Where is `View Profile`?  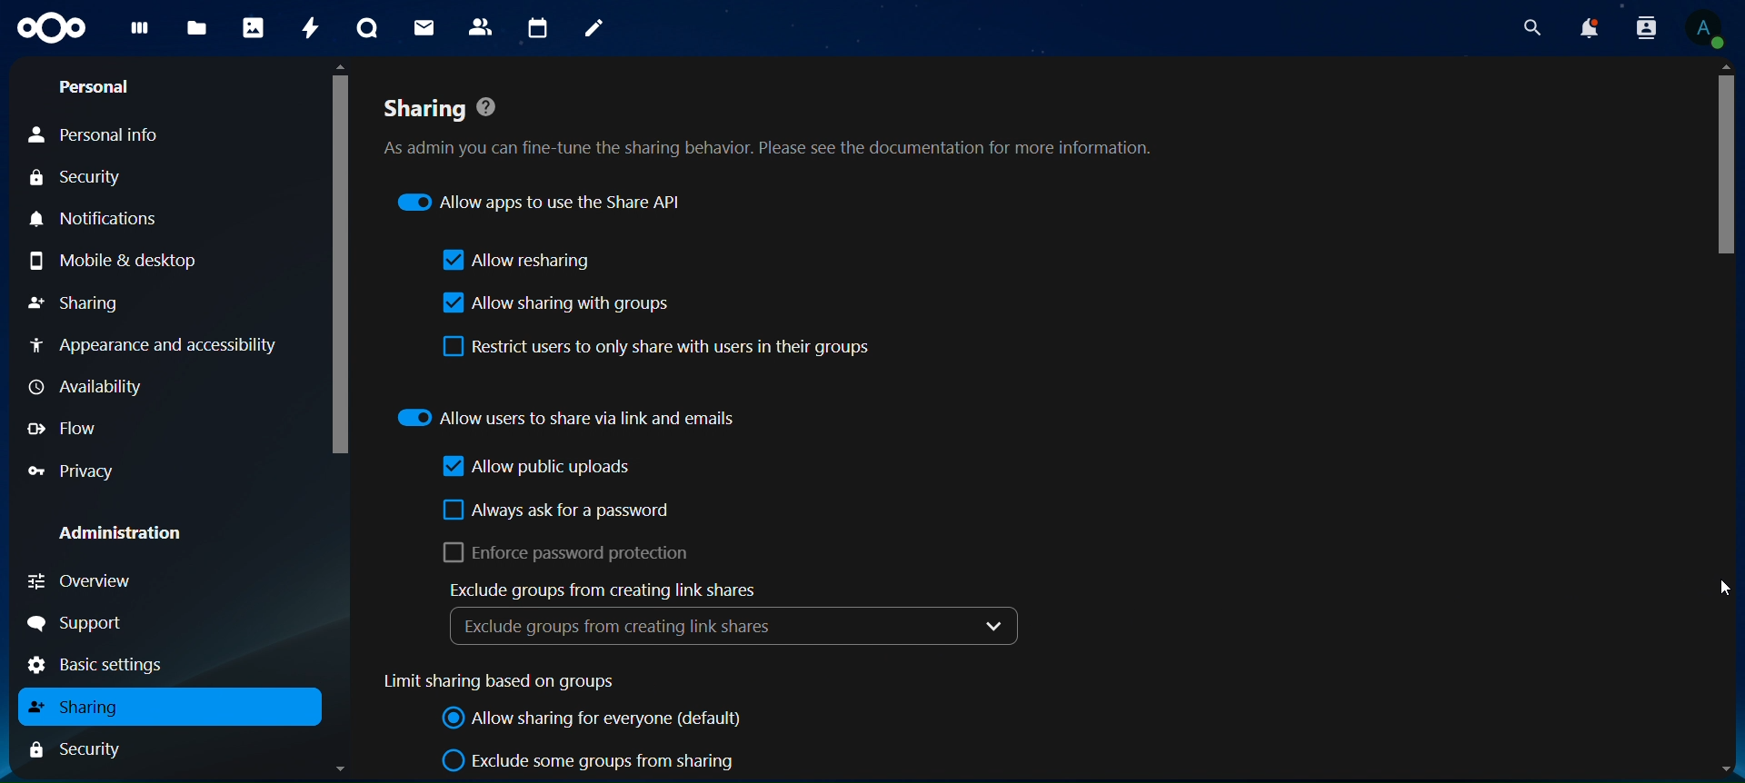
View Profile is located at coordinates (1710, 30).